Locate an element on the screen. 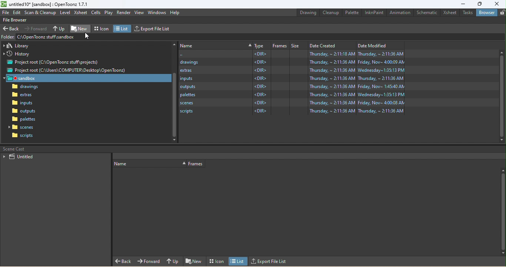  File name is located at coordinates (50, 4).